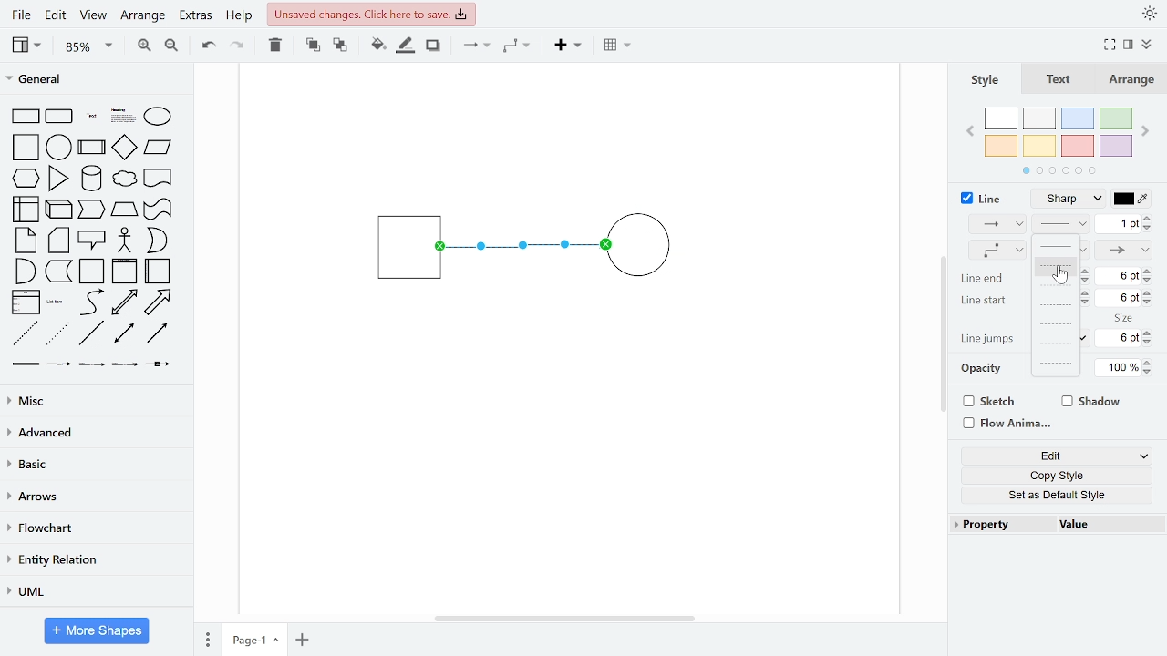  I want to click on entity relation, so click(93, 561).